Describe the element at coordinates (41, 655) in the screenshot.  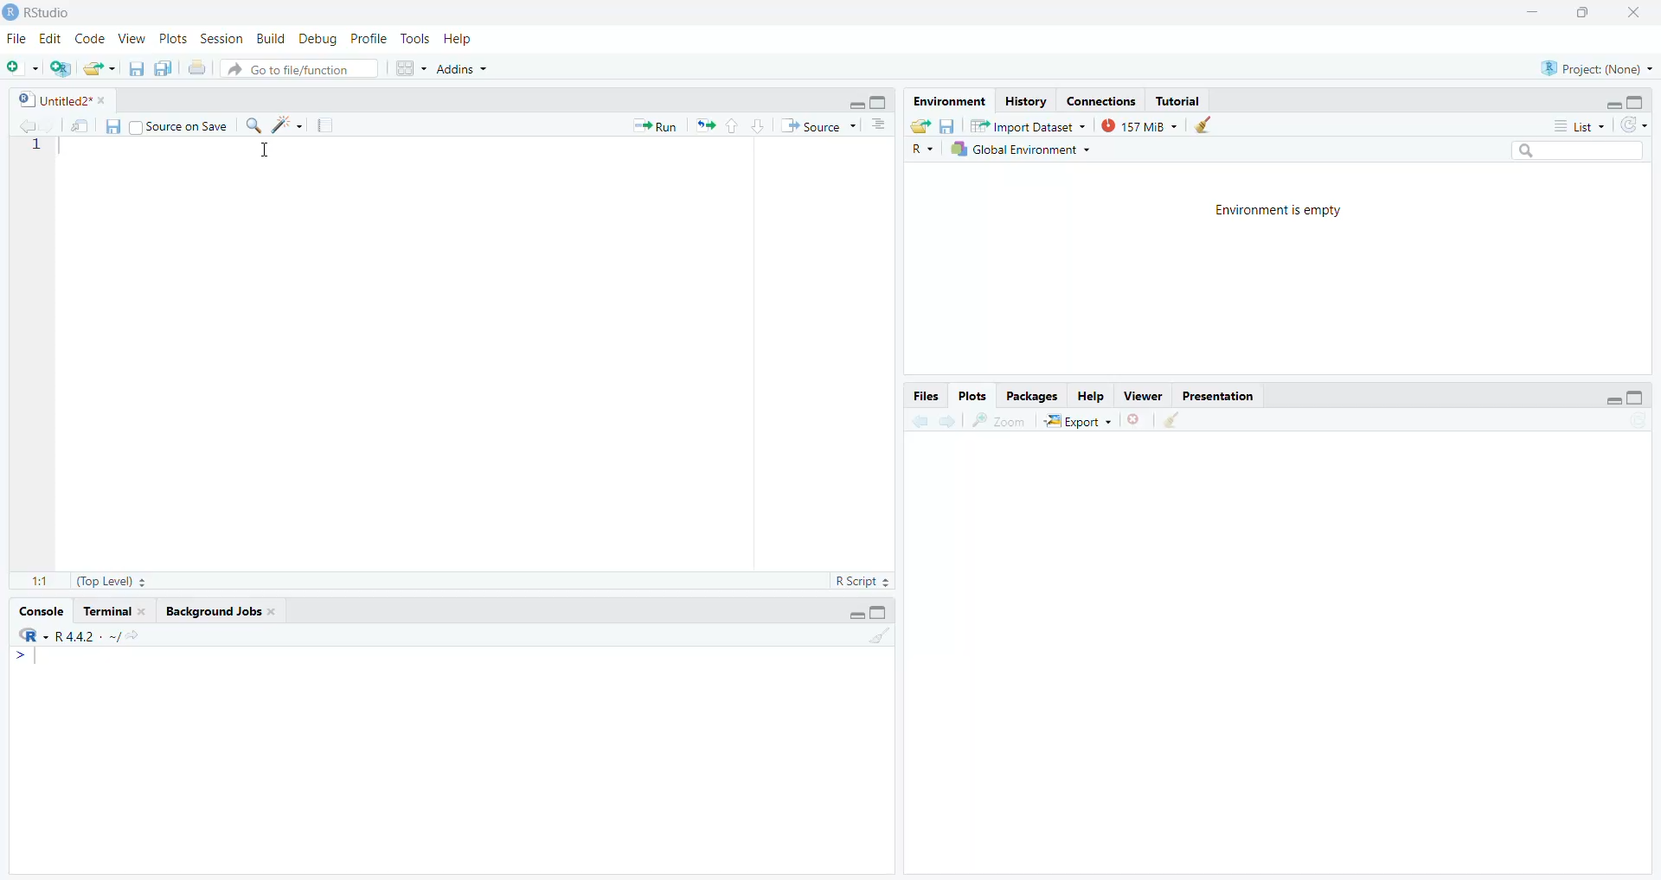
I see `text cursor` at that location.